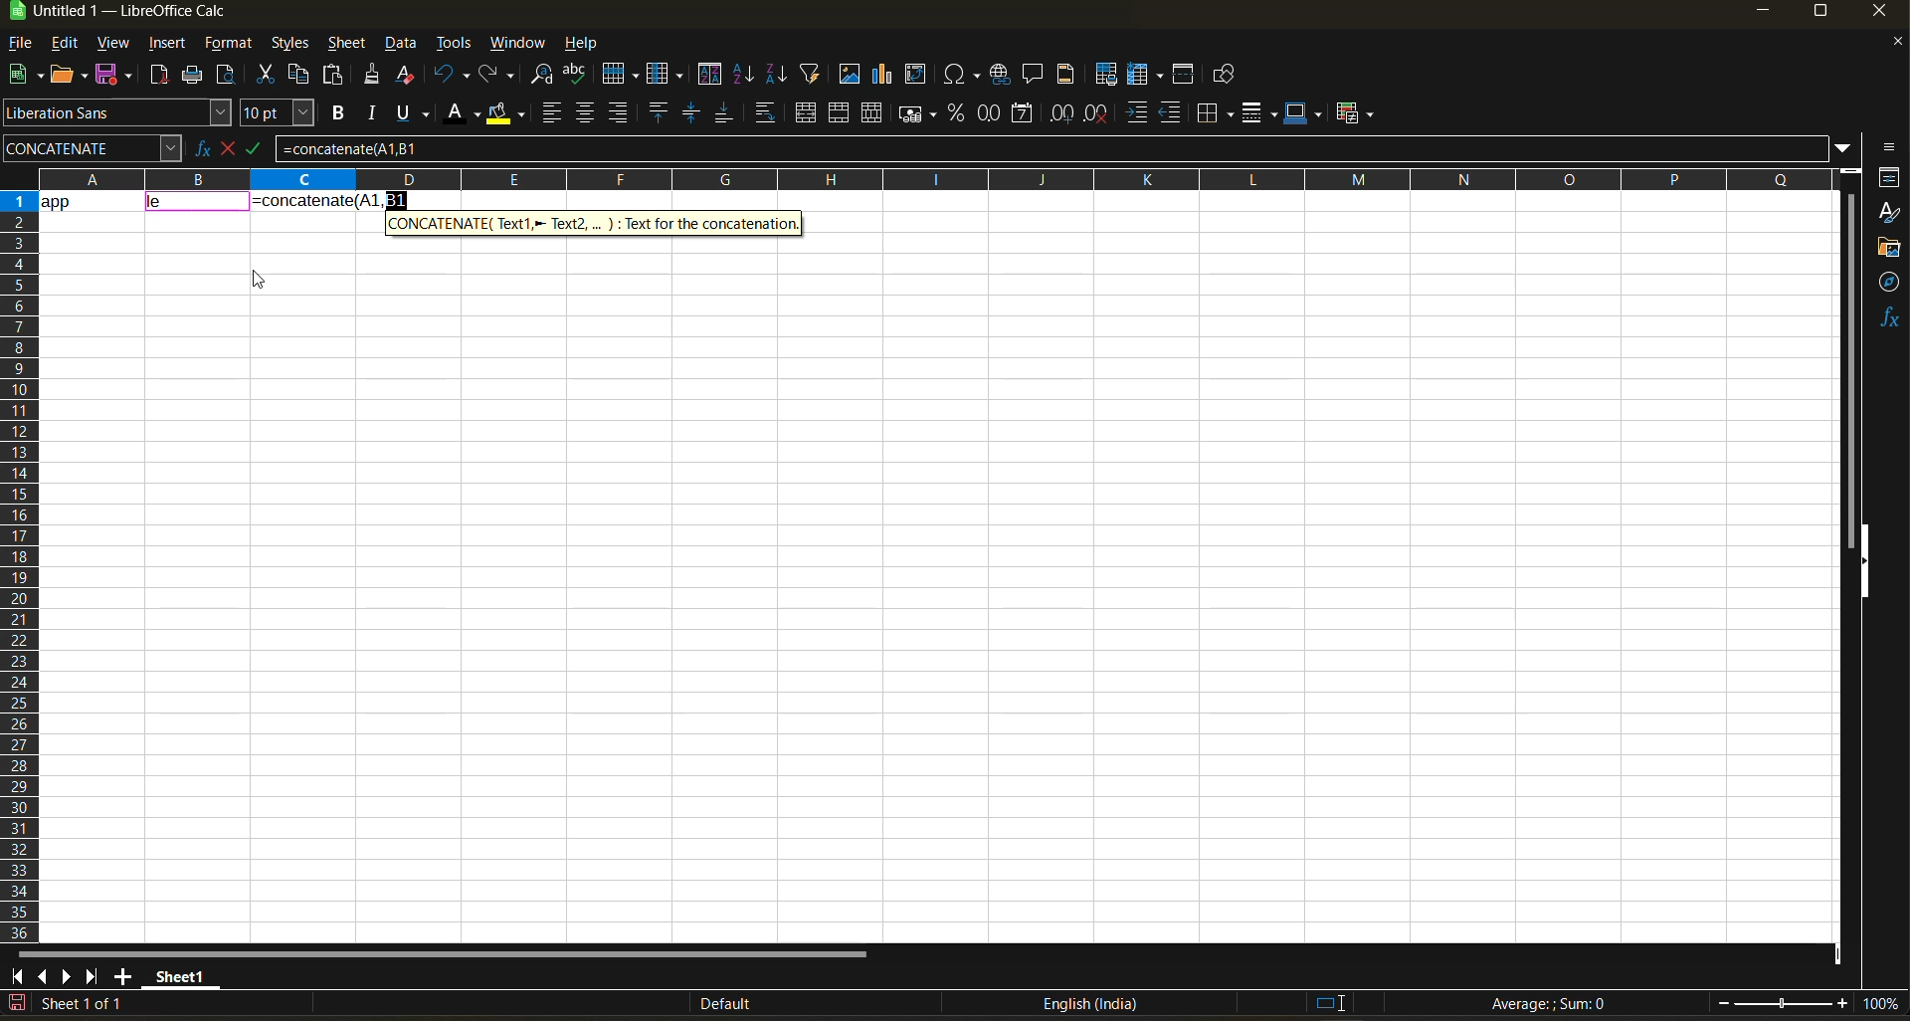 This screenshot has width=1910, height=1021. Describe the element at coordinates (1027, 114) in the screenshot. I see `format as date` at that location.